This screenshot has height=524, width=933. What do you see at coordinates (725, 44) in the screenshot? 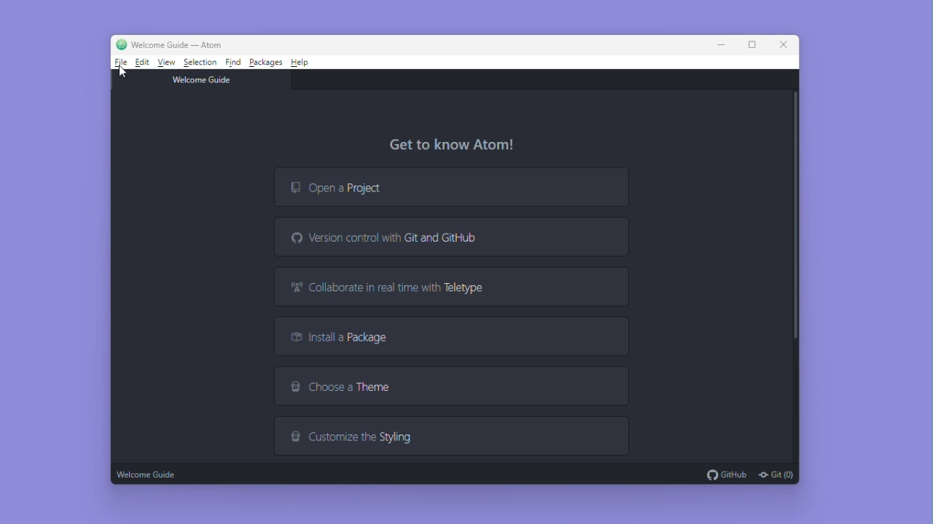
I see `Minimise` at bounding box center [725, 44].